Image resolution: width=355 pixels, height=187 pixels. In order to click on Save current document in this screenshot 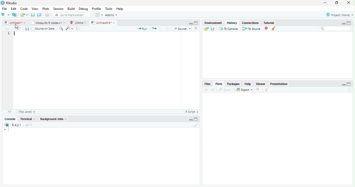, I will do `click(27, 29)`.